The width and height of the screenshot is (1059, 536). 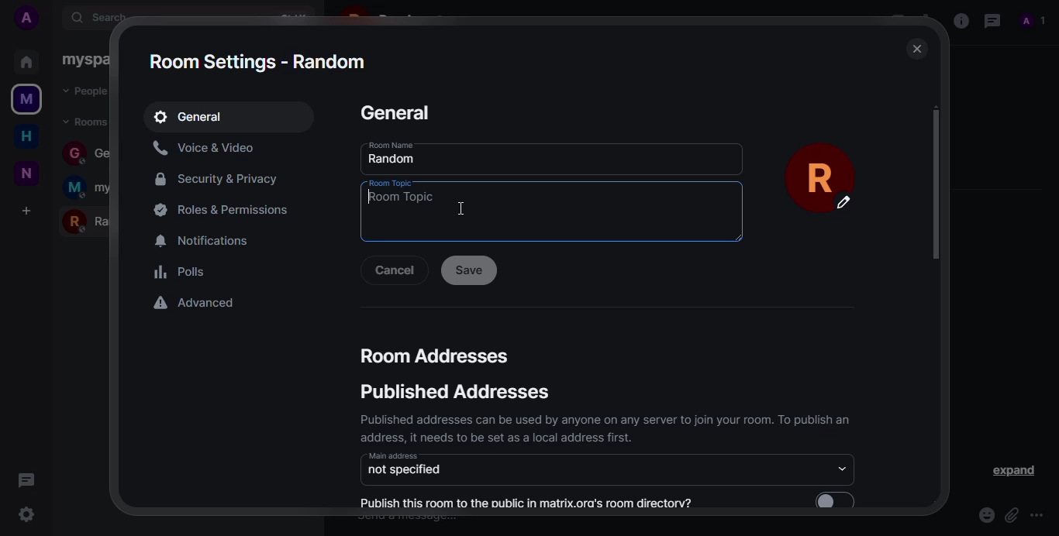 I want to click on scroll bar, so click(x=936, y=180).